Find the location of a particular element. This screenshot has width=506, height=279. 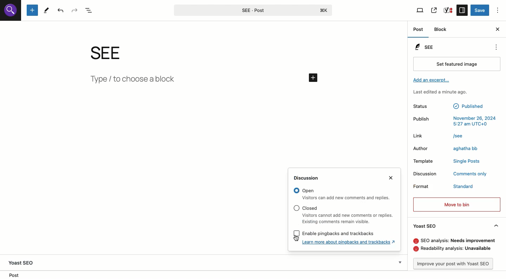

Hide is located at coordinates (497, 226).